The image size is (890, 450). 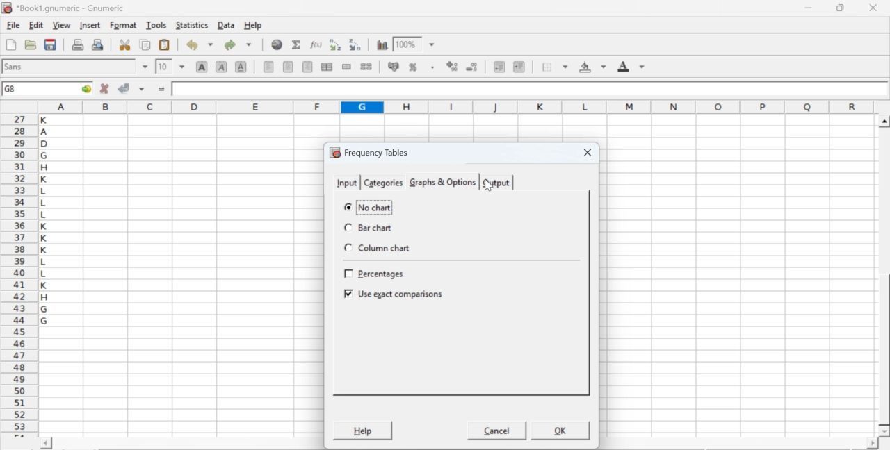 What do you see at coordinates (124, 87) in the screenshot?
I see `accept changes` at bounding box center [124, 87].